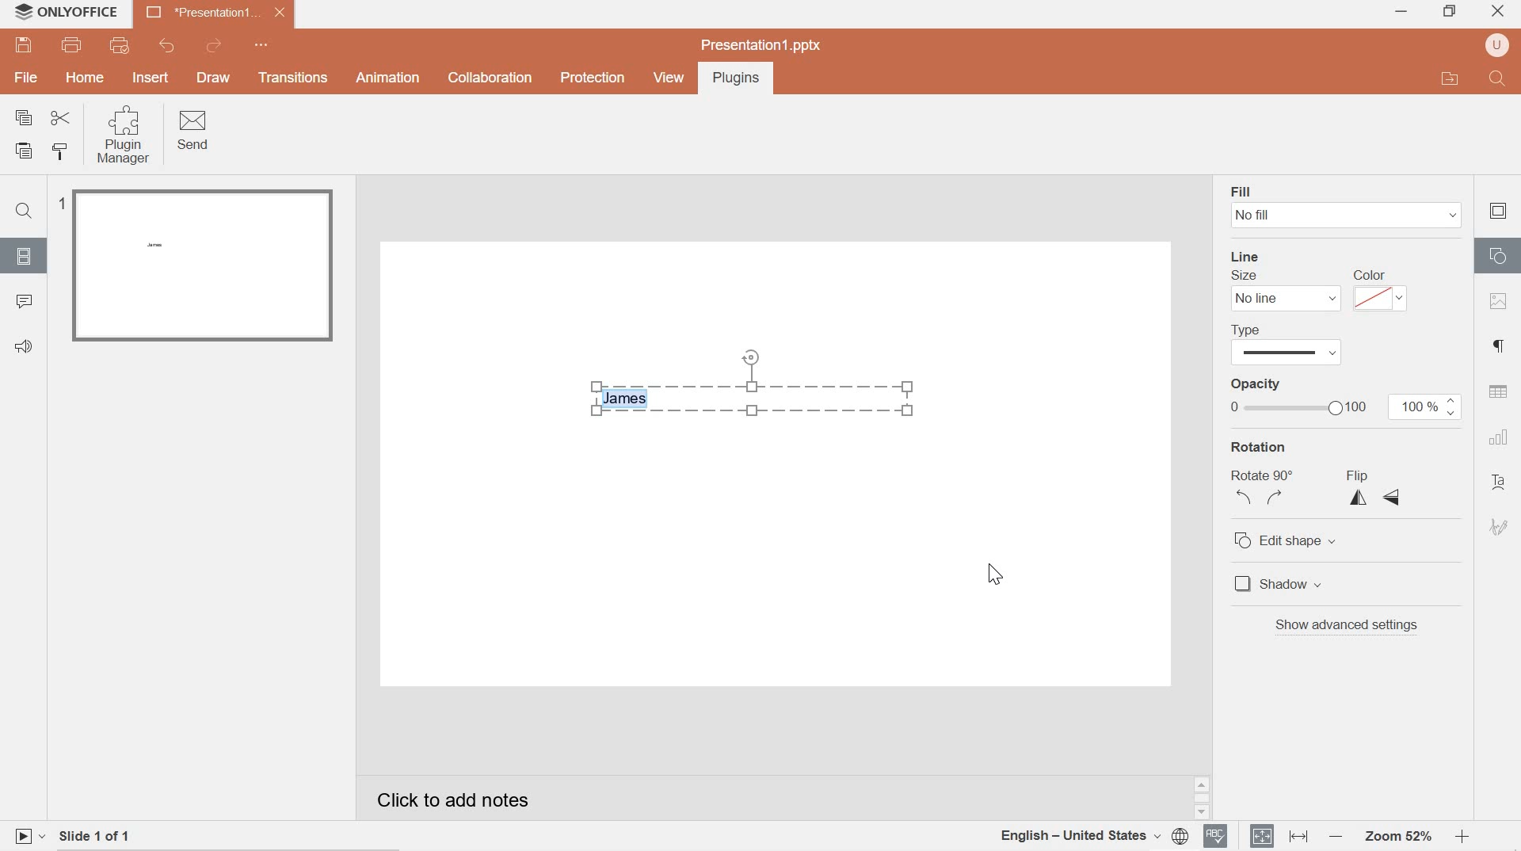 Image resolution: width=1521 pixels, height=851 pixels. I want to click on line, so click(1248, 258).